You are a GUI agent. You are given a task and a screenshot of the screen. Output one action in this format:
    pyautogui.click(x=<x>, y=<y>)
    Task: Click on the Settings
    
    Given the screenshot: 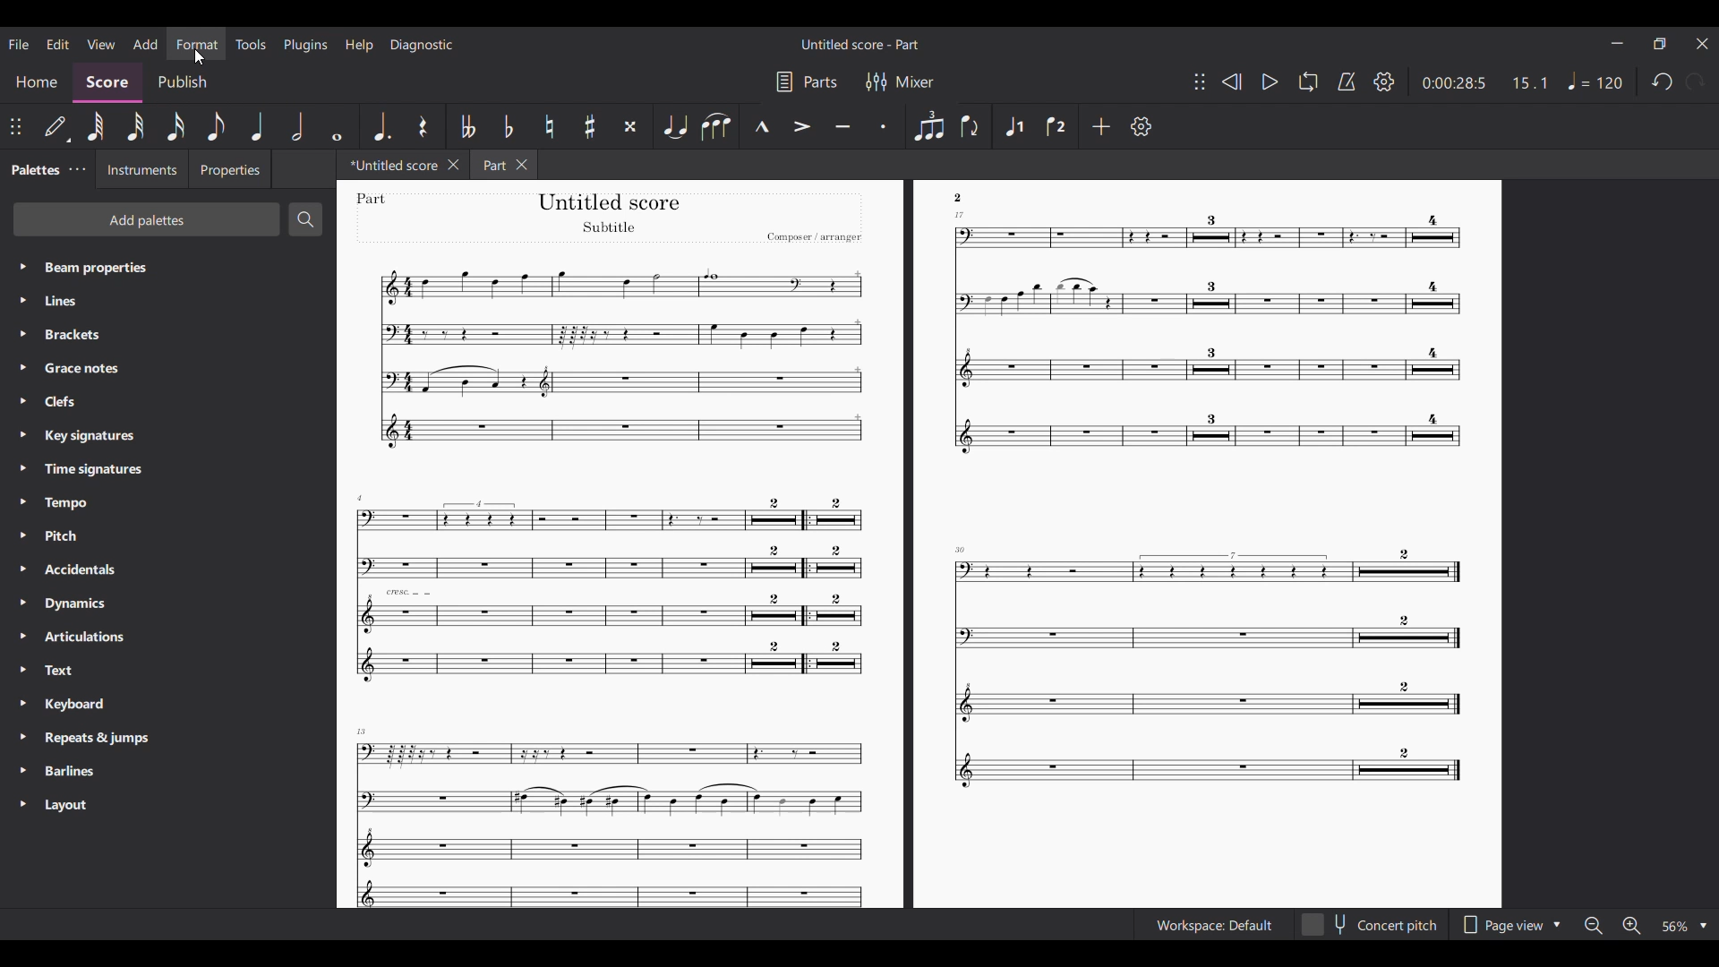 What is the action you would take?
    pyautogui.click(x=1384, y=81)
    